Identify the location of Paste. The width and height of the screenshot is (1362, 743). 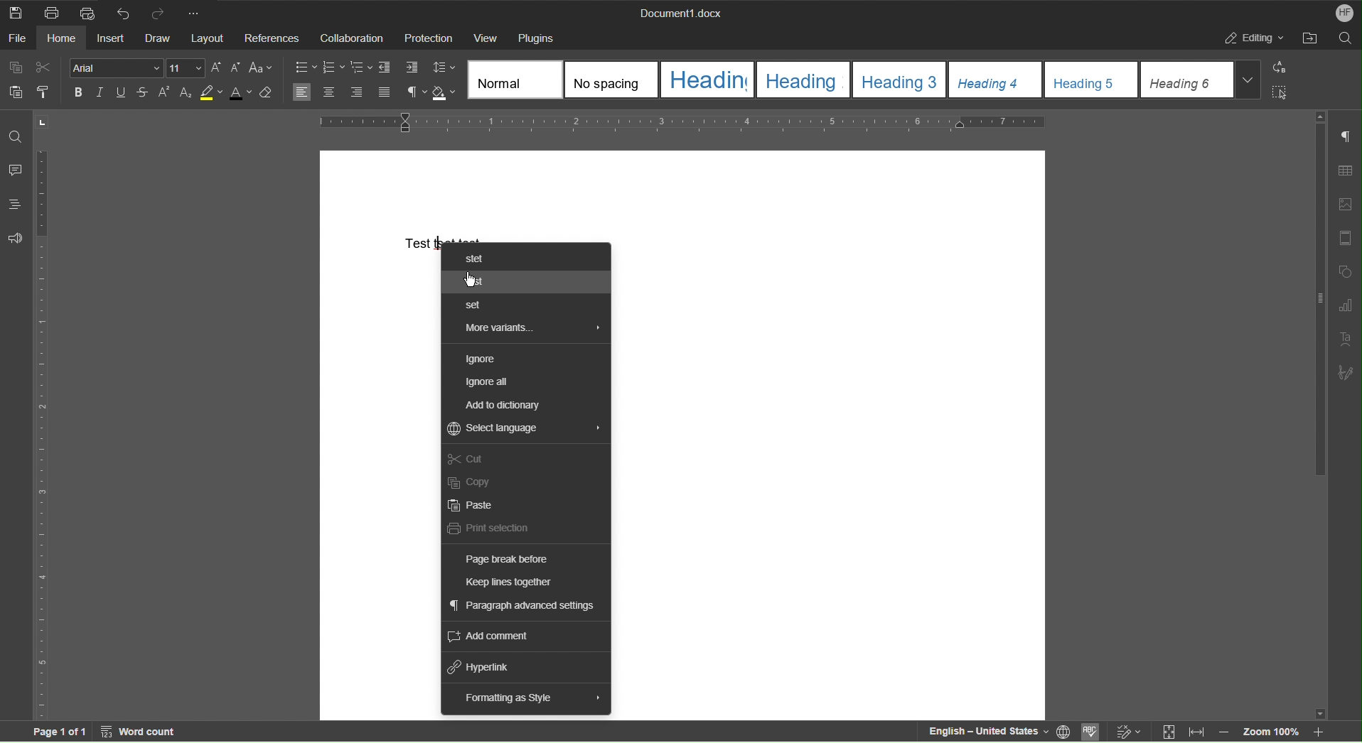
(13, 91).